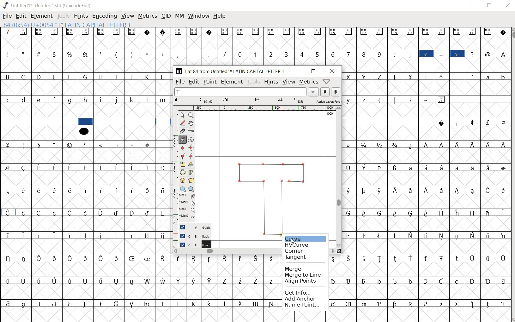  Describe the element at coordinates (443, 303) in the screenshot. I see `Symbol` at that location.